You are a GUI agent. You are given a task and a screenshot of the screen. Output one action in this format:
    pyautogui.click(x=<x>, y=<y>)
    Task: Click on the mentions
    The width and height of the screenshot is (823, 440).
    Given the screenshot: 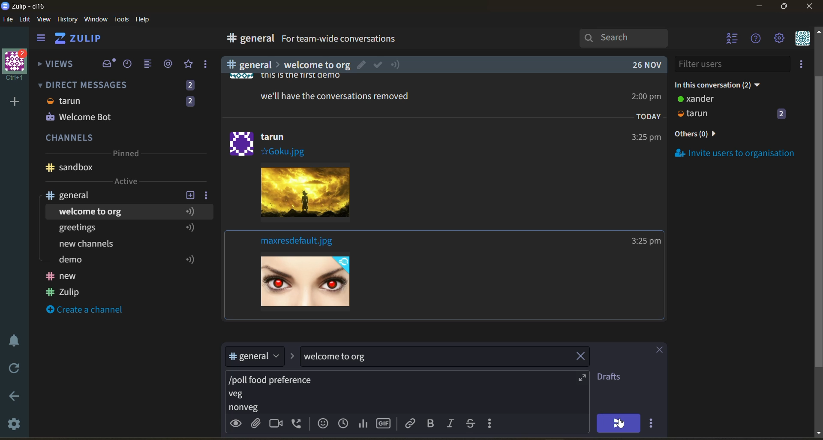 What is the action you would take?
    pyautogui.click(x=170, y=64)
    